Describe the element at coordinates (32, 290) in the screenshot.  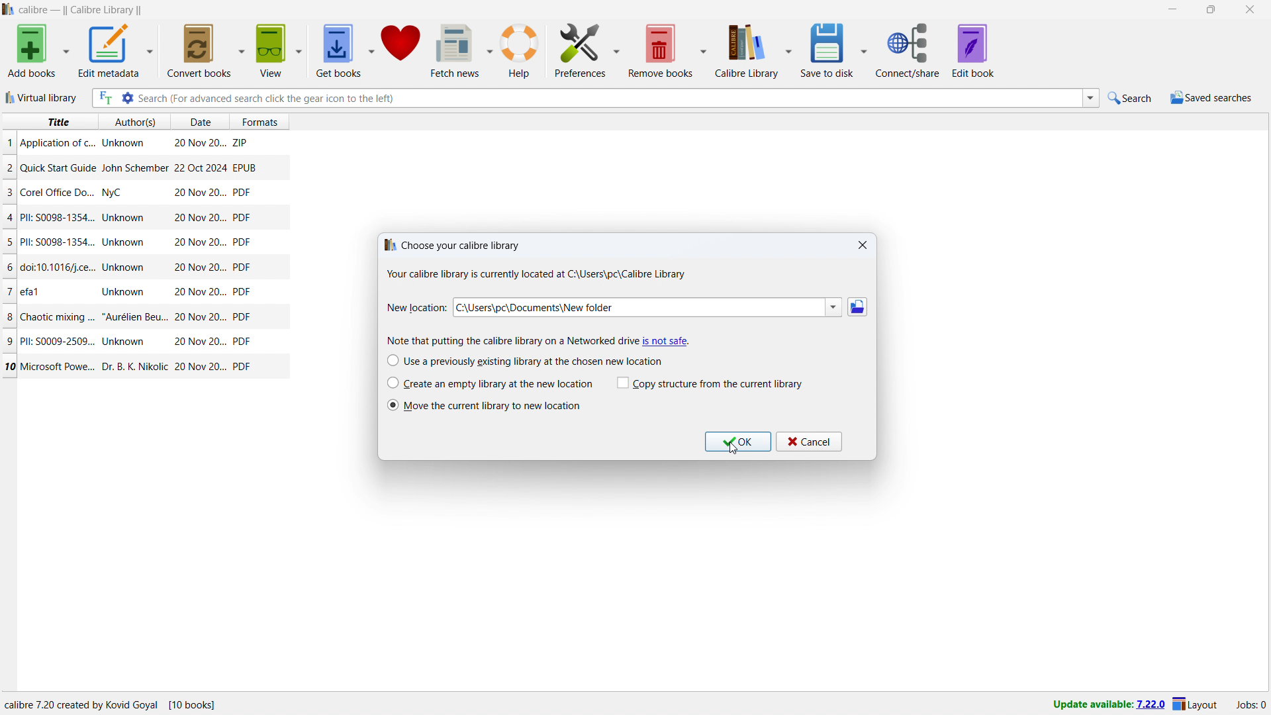
I see `Title` at that location.